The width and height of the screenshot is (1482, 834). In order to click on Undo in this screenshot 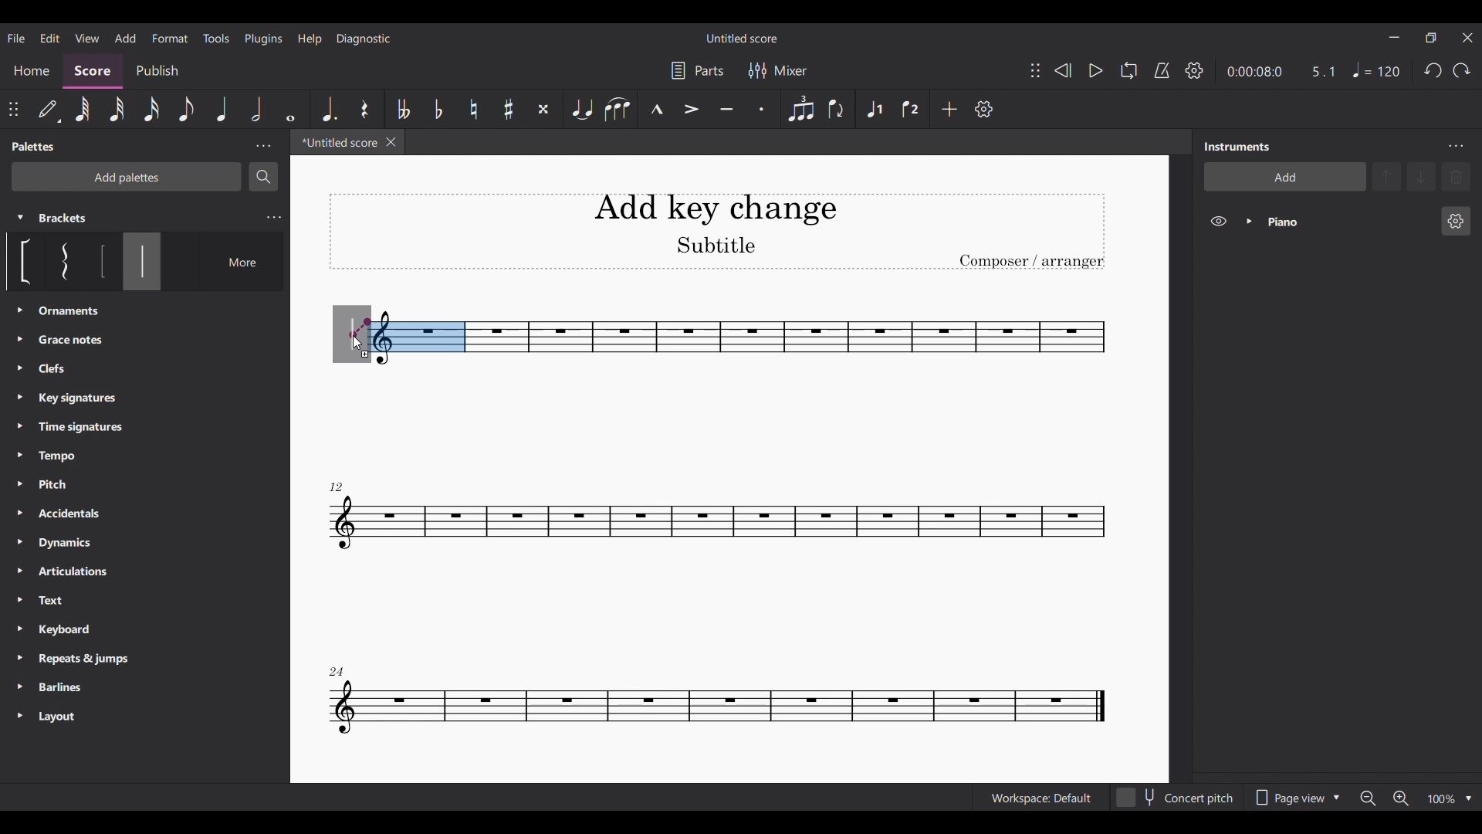, I will do `click(1433, 70)`.